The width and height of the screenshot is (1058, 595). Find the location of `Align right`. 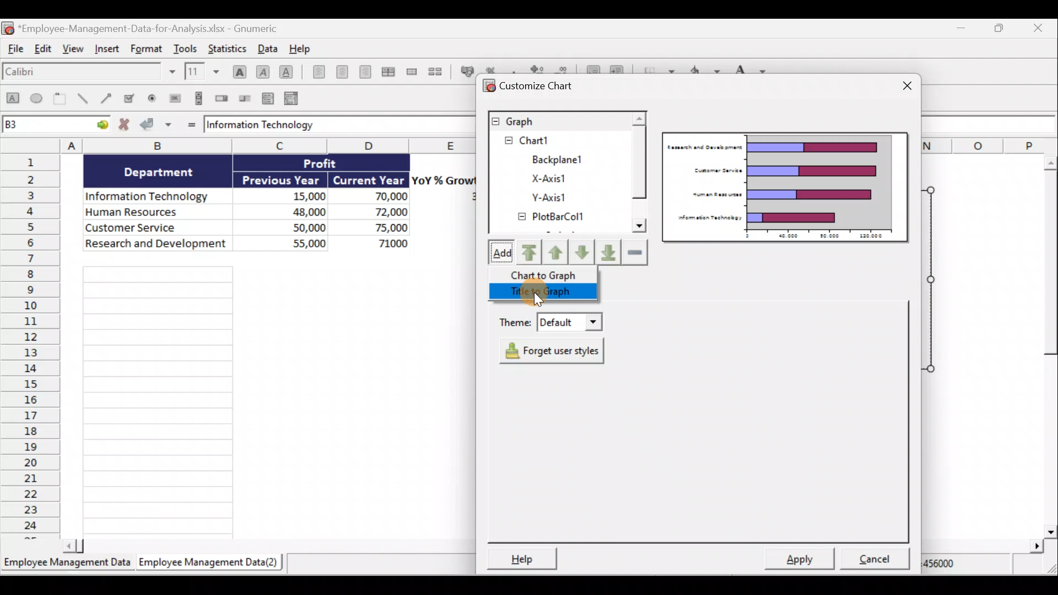

Align right is located at coordinates (365, 72).